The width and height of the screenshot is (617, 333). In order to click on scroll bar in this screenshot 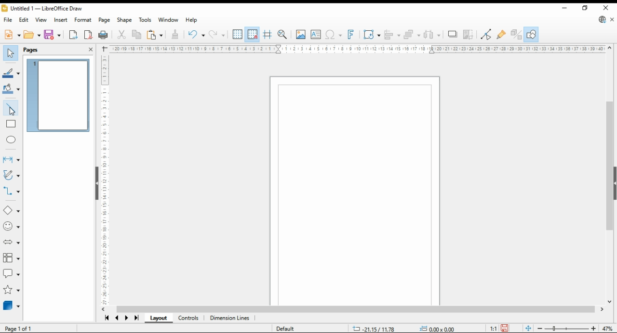, I will do `click(356, 310)`.